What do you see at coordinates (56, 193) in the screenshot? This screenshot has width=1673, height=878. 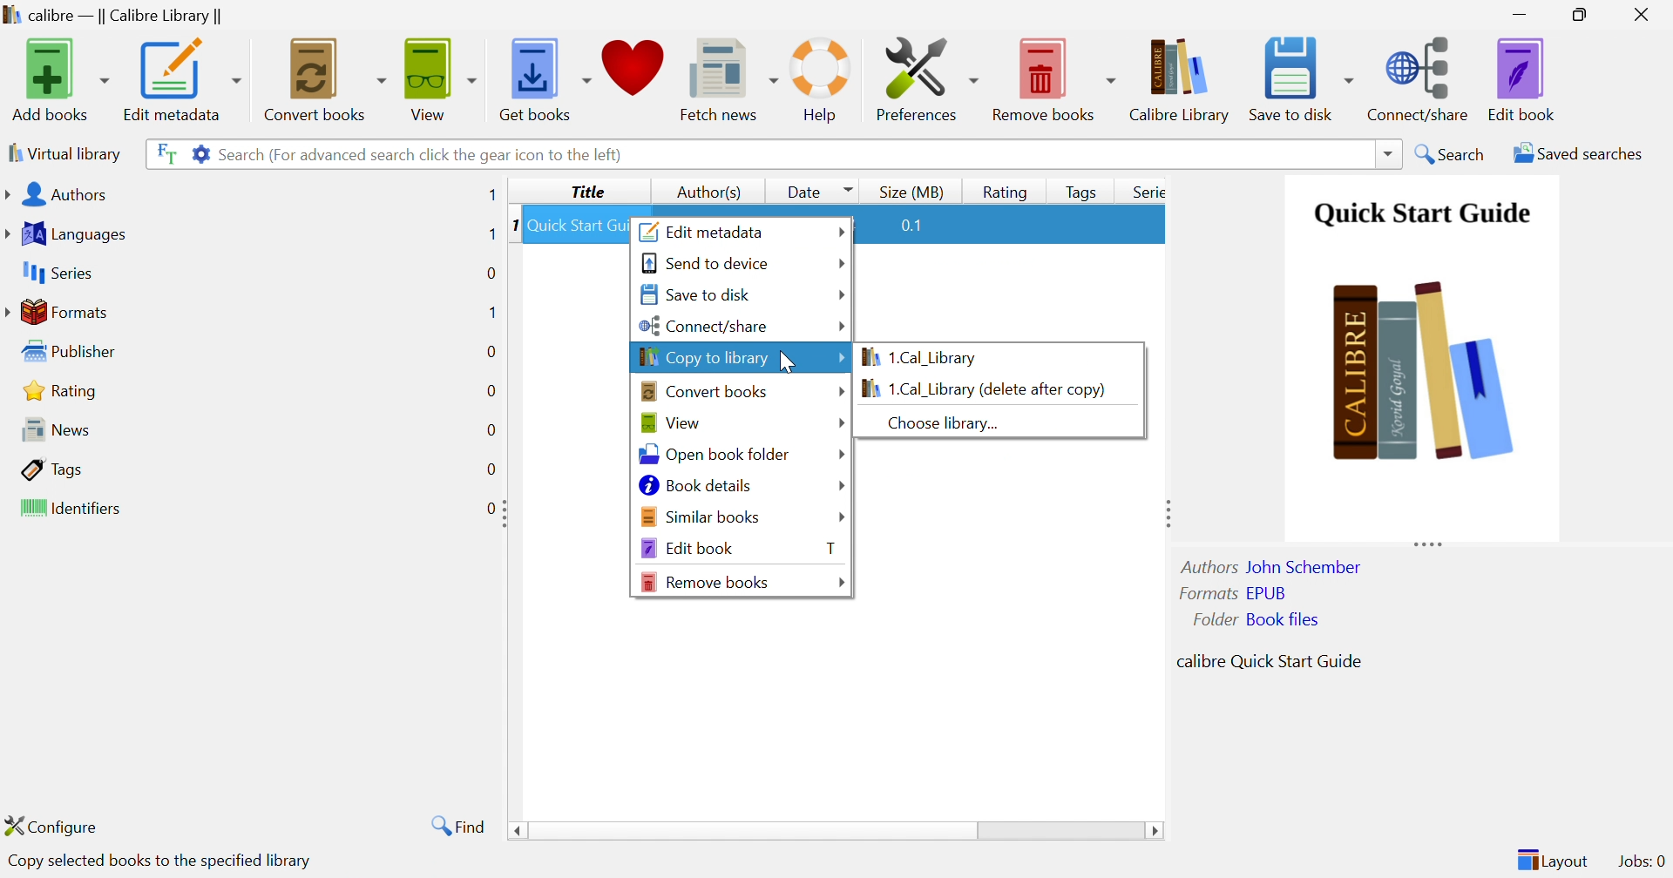 I see `Authors` at bounding box center [56, 193].